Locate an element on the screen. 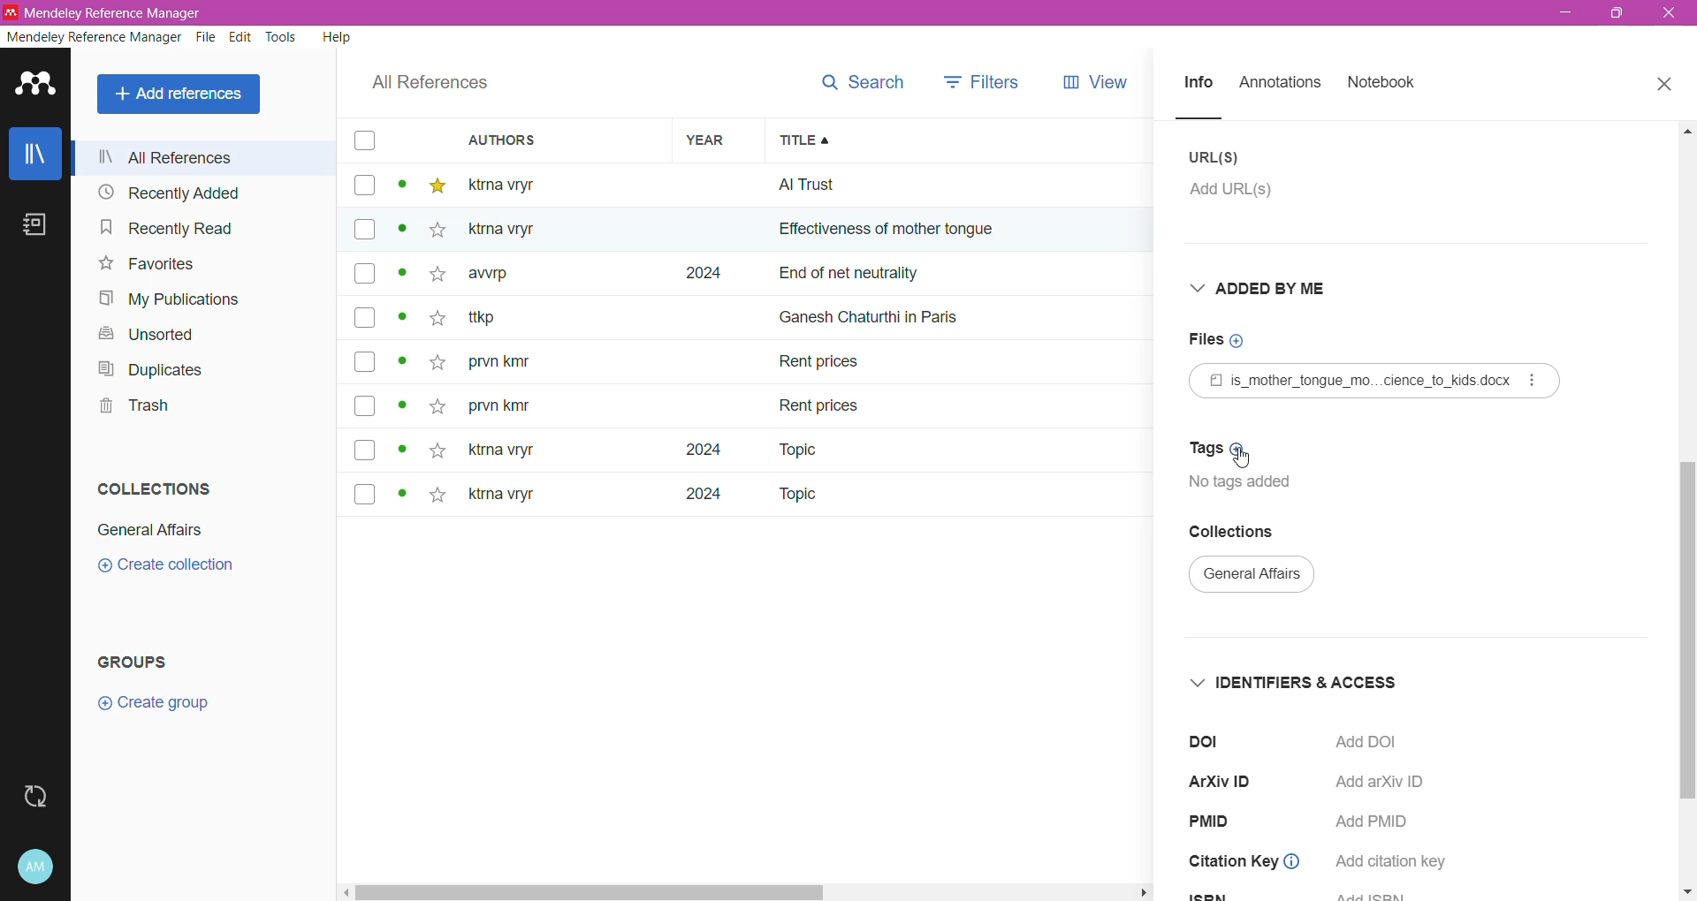 The height and width of the screenshot is (901, 1697). star is located at coordinates (436, 402).